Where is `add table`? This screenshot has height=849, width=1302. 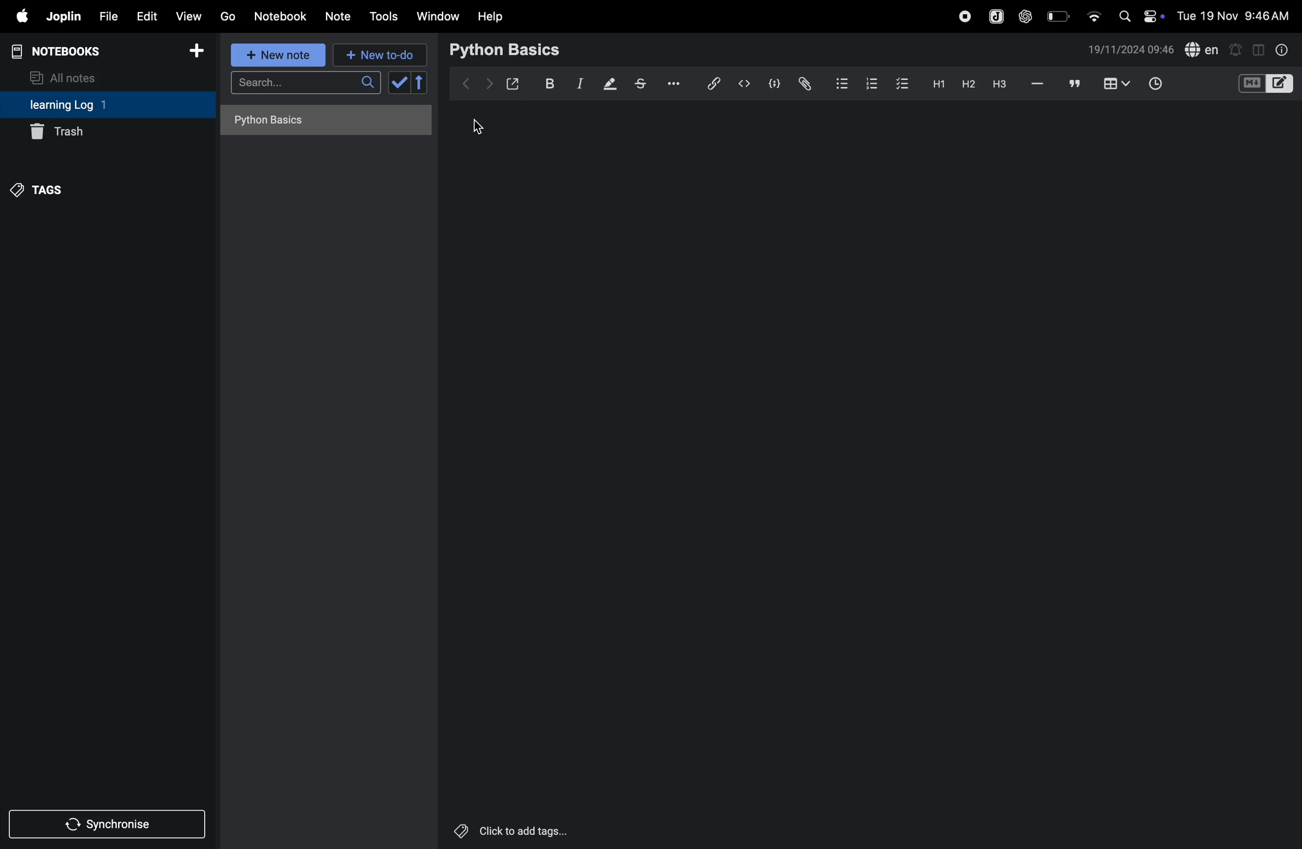
add table is located at coordinates (1114, 84).